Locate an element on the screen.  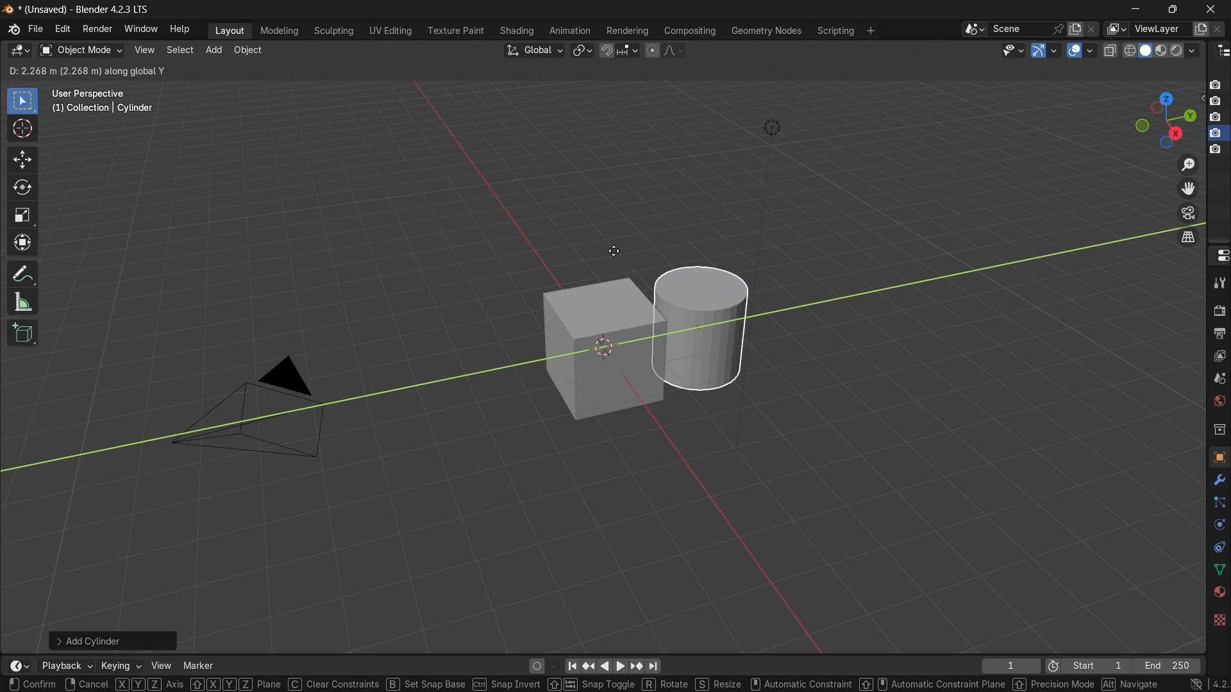
capture is located at coordinates (1216, 153).